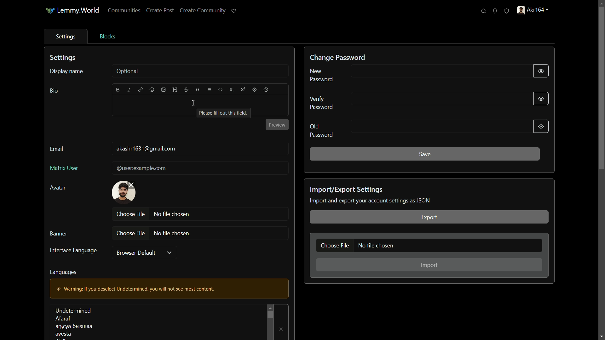  Describe the element at coordinates (79, 11) in the screenshot. I see `Lemmy.World` at that location.